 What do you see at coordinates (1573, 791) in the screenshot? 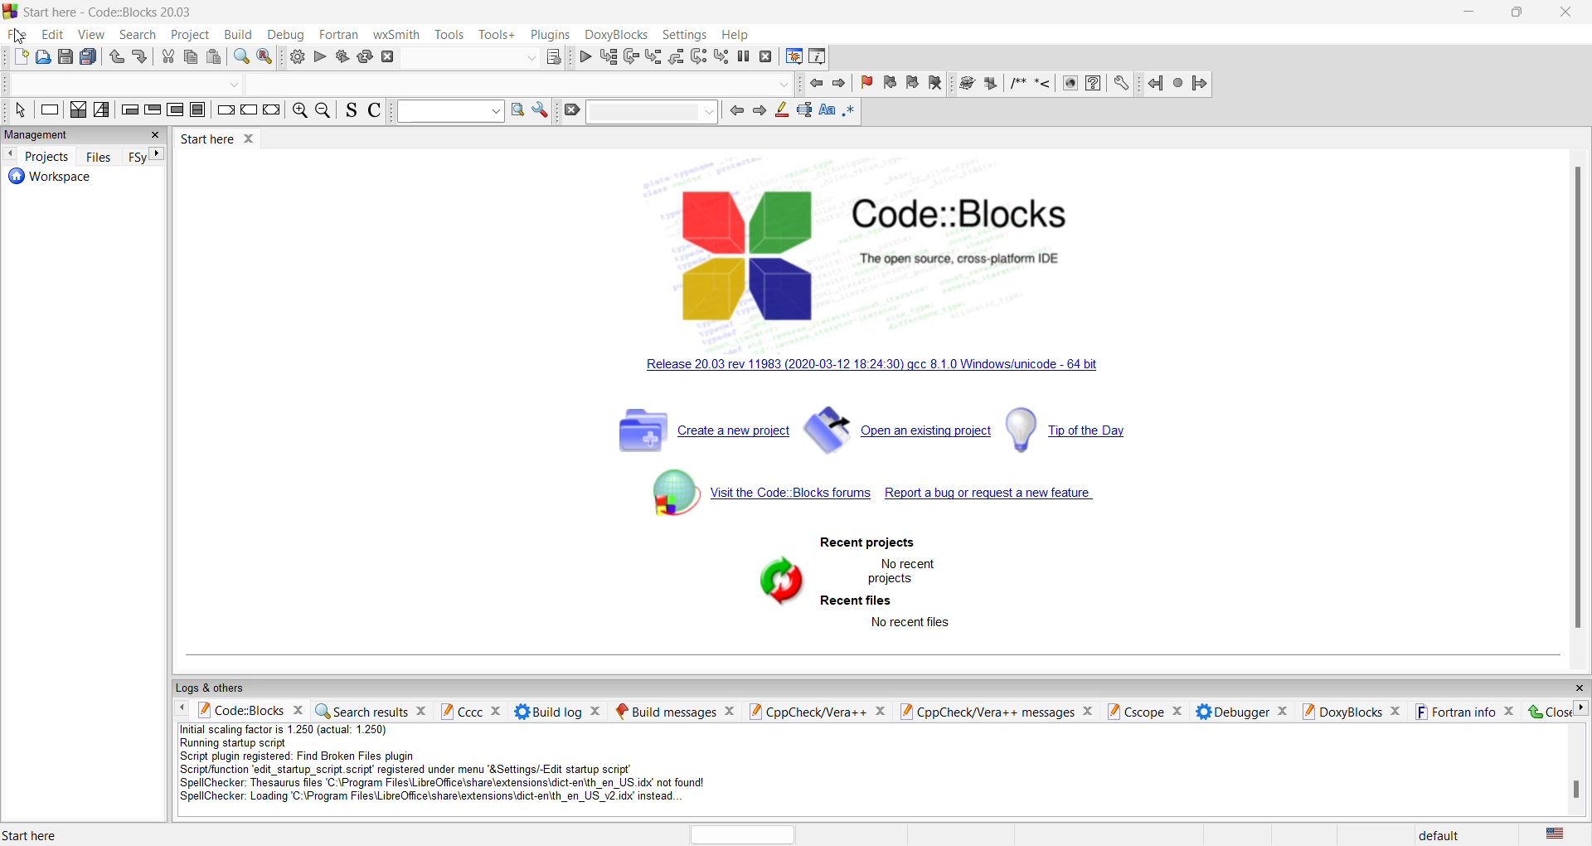
I see `scrollbar` at bounding box center [1573, 791].